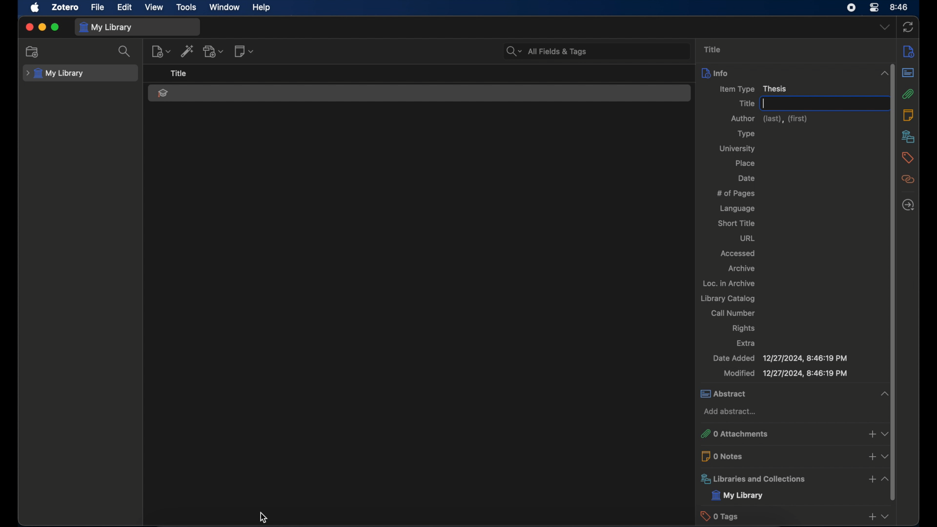 The width and height of the screenshot is (937, 527). What do you see at coordinates (899, 6) in the screenshot?
I see `time` at bounding box center [899, 6].